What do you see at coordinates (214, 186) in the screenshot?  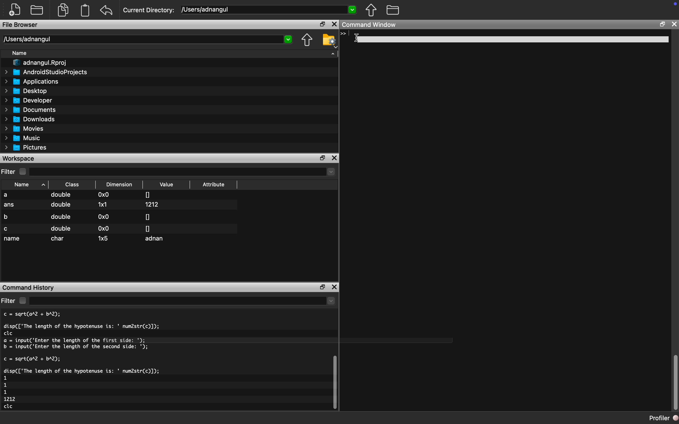 I see `Attribute` at bounding box center [214, 186].